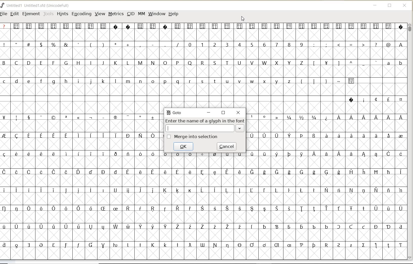 The height and width of the screenshot is (264, 413). Describe the element at coordinates (224, 113) in the screenshot. I see `restore` at that location.